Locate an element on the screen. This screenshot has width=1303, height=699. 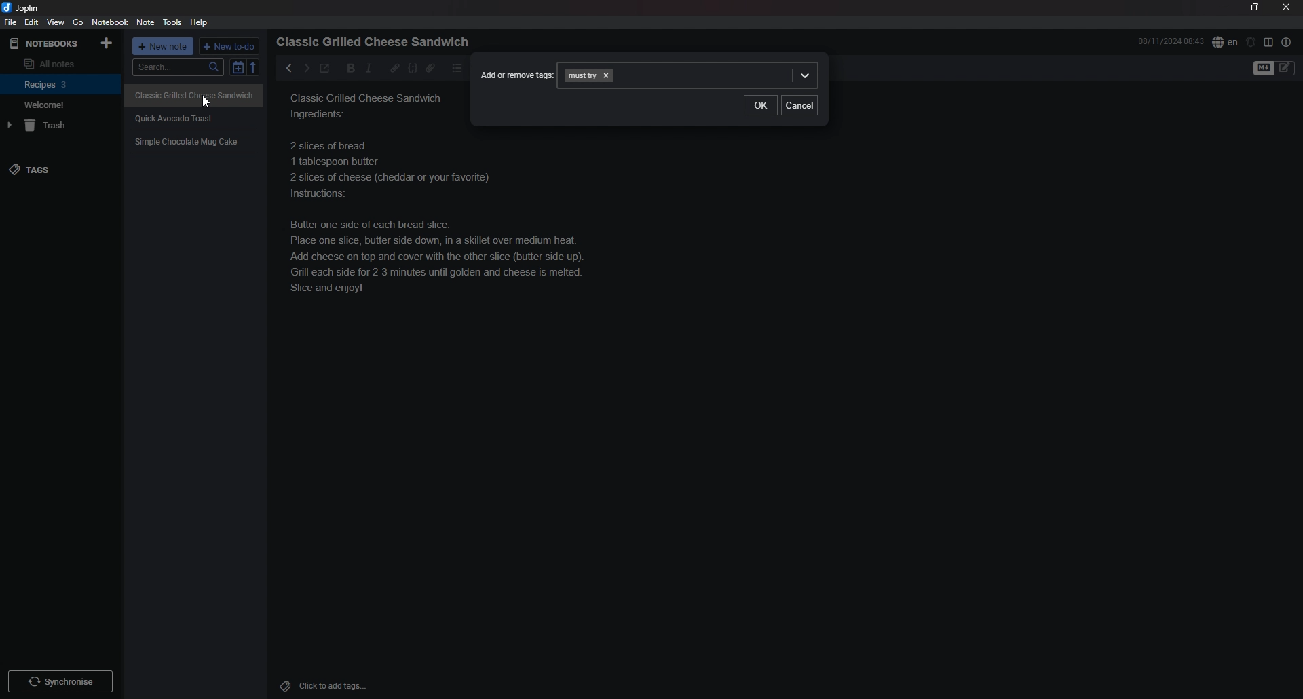
notebook is located at coordinates (61, 83).